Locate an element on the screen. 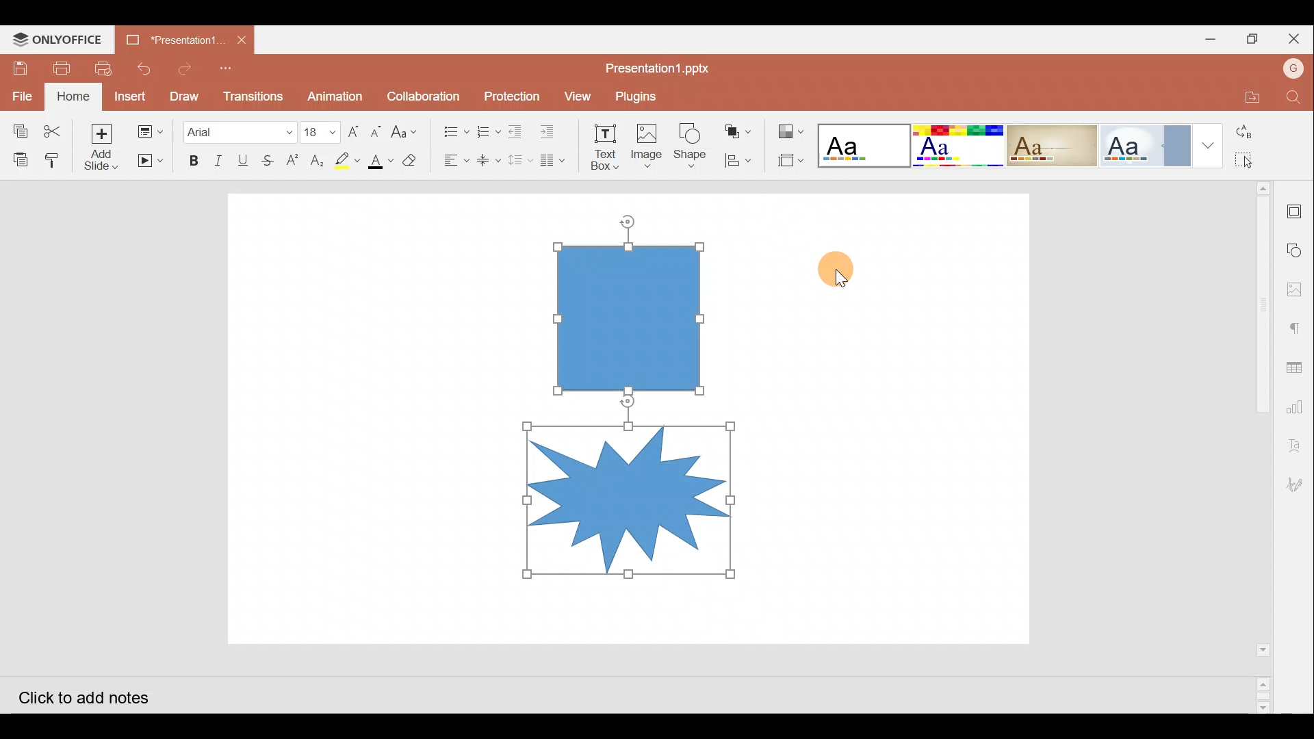 Image resolution: width=1314 pixels, height=739 pixels. Numbering is located at coordinates (485, 129).